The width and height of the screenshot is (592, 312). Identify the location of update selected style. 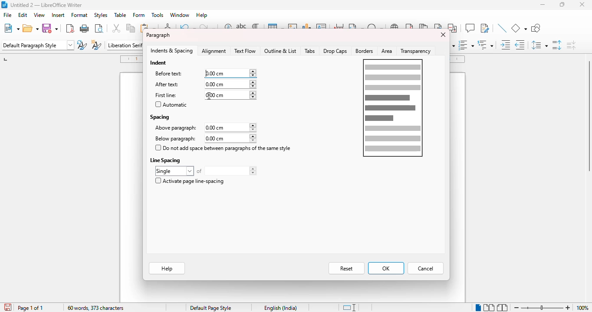
(82, 45).